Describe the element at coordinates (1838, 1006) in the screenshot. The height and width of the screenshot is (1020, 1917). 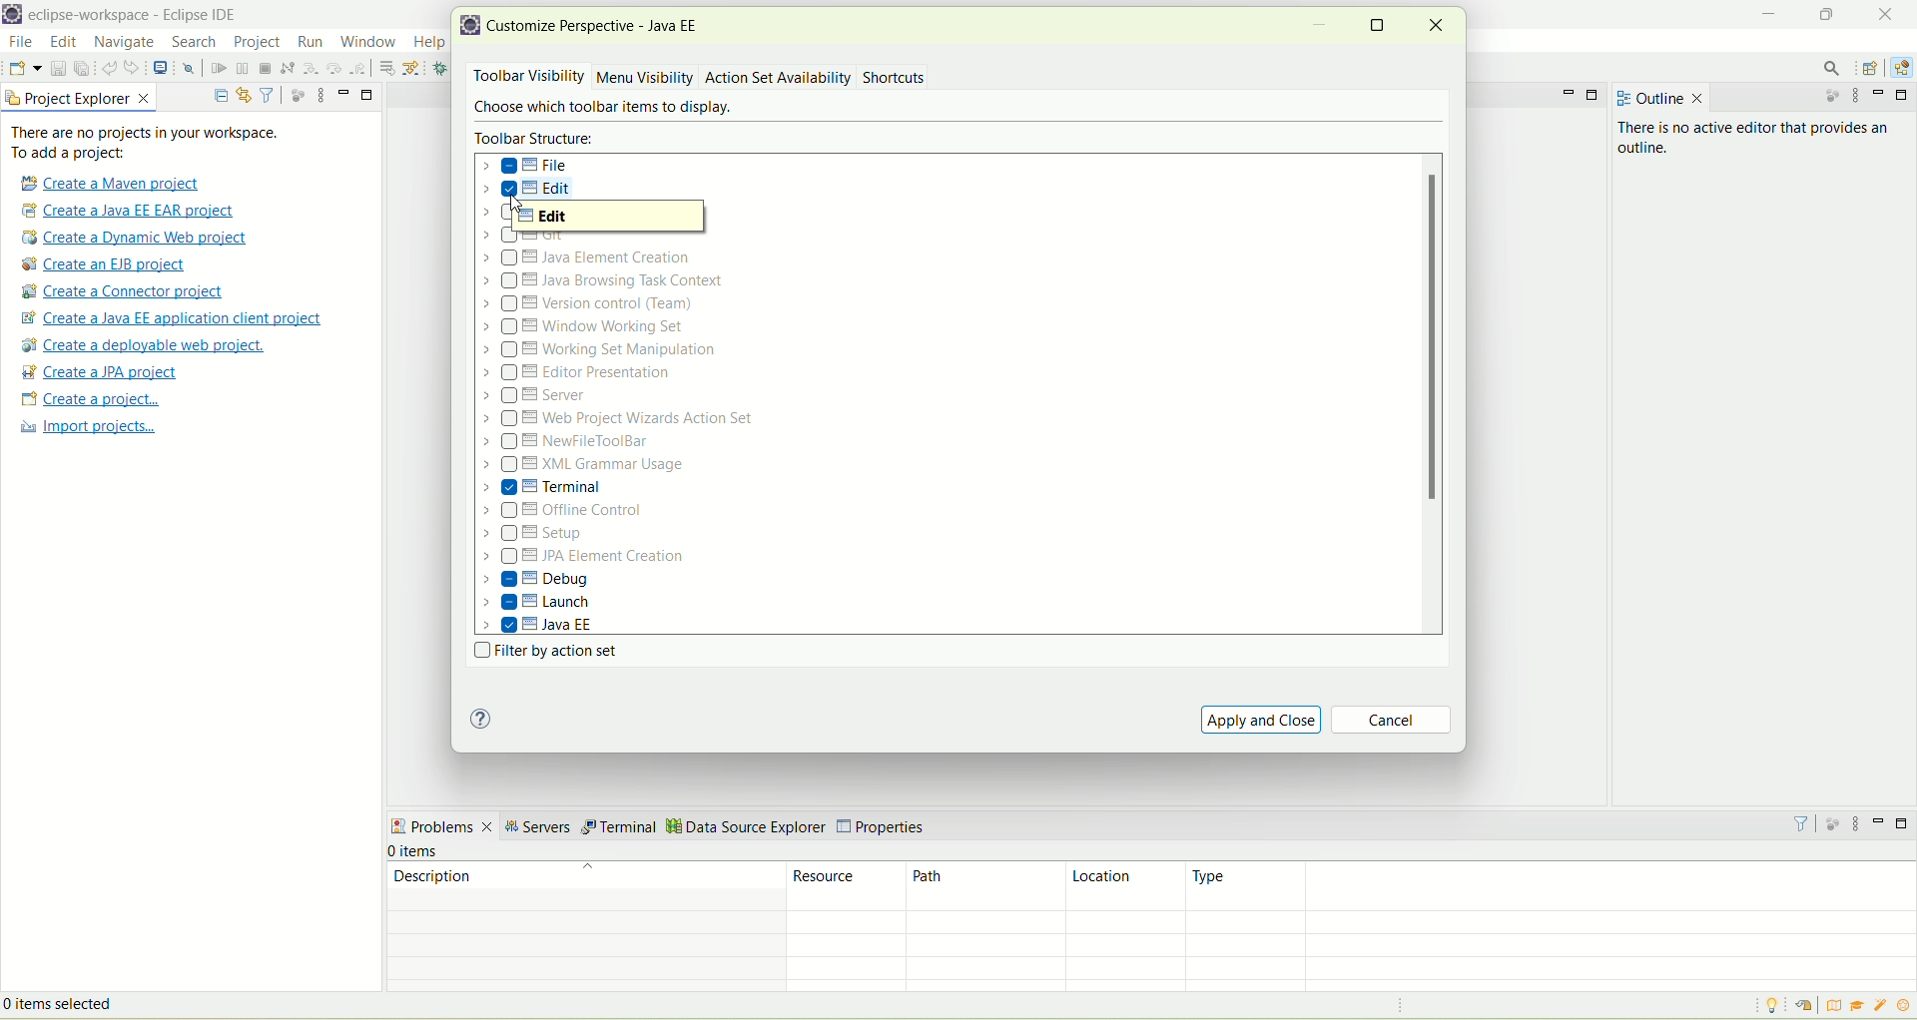
I see `overview` at that location.